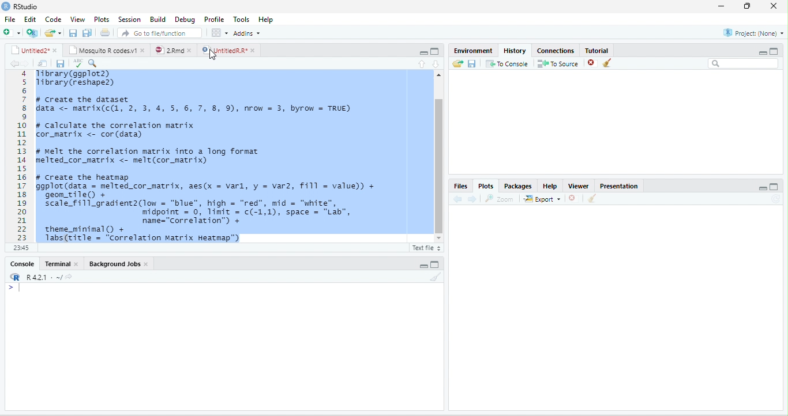 The image size is (788, 416). What do you see at coordinates (424, 249) in the screenshot?
I see `R SCRIPT` at bounding box center [424, 249].